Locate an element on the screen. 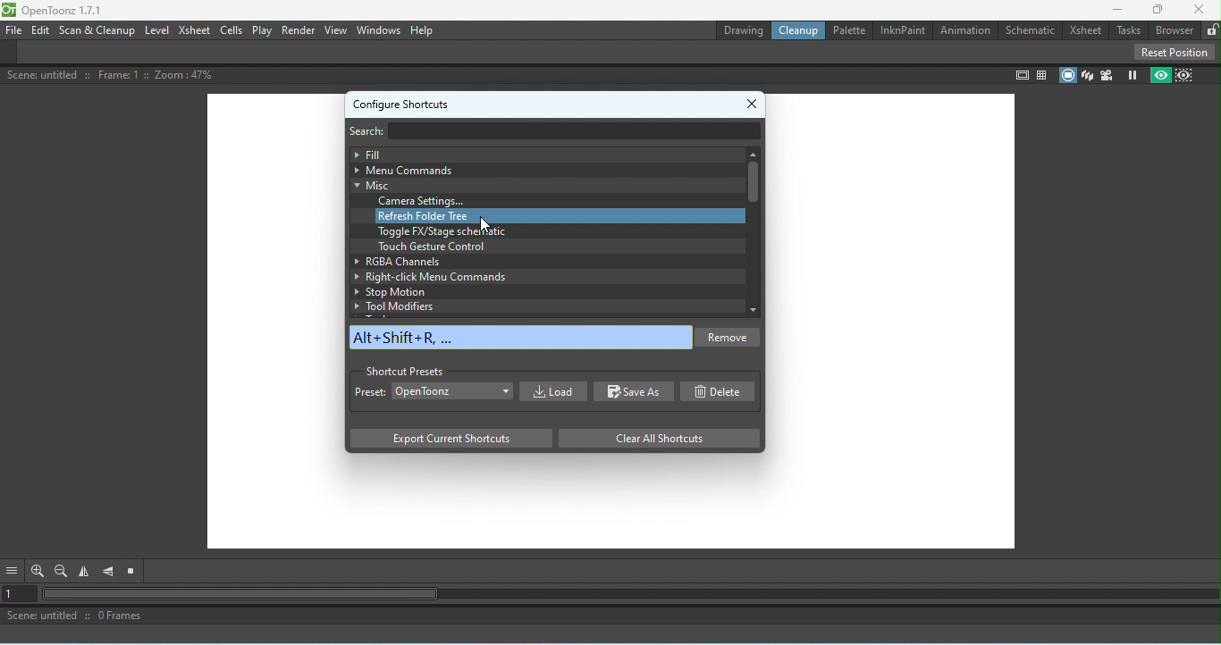 The height and width of the screenshot is (645, 1221). Level is located at coordinates (157, 30).